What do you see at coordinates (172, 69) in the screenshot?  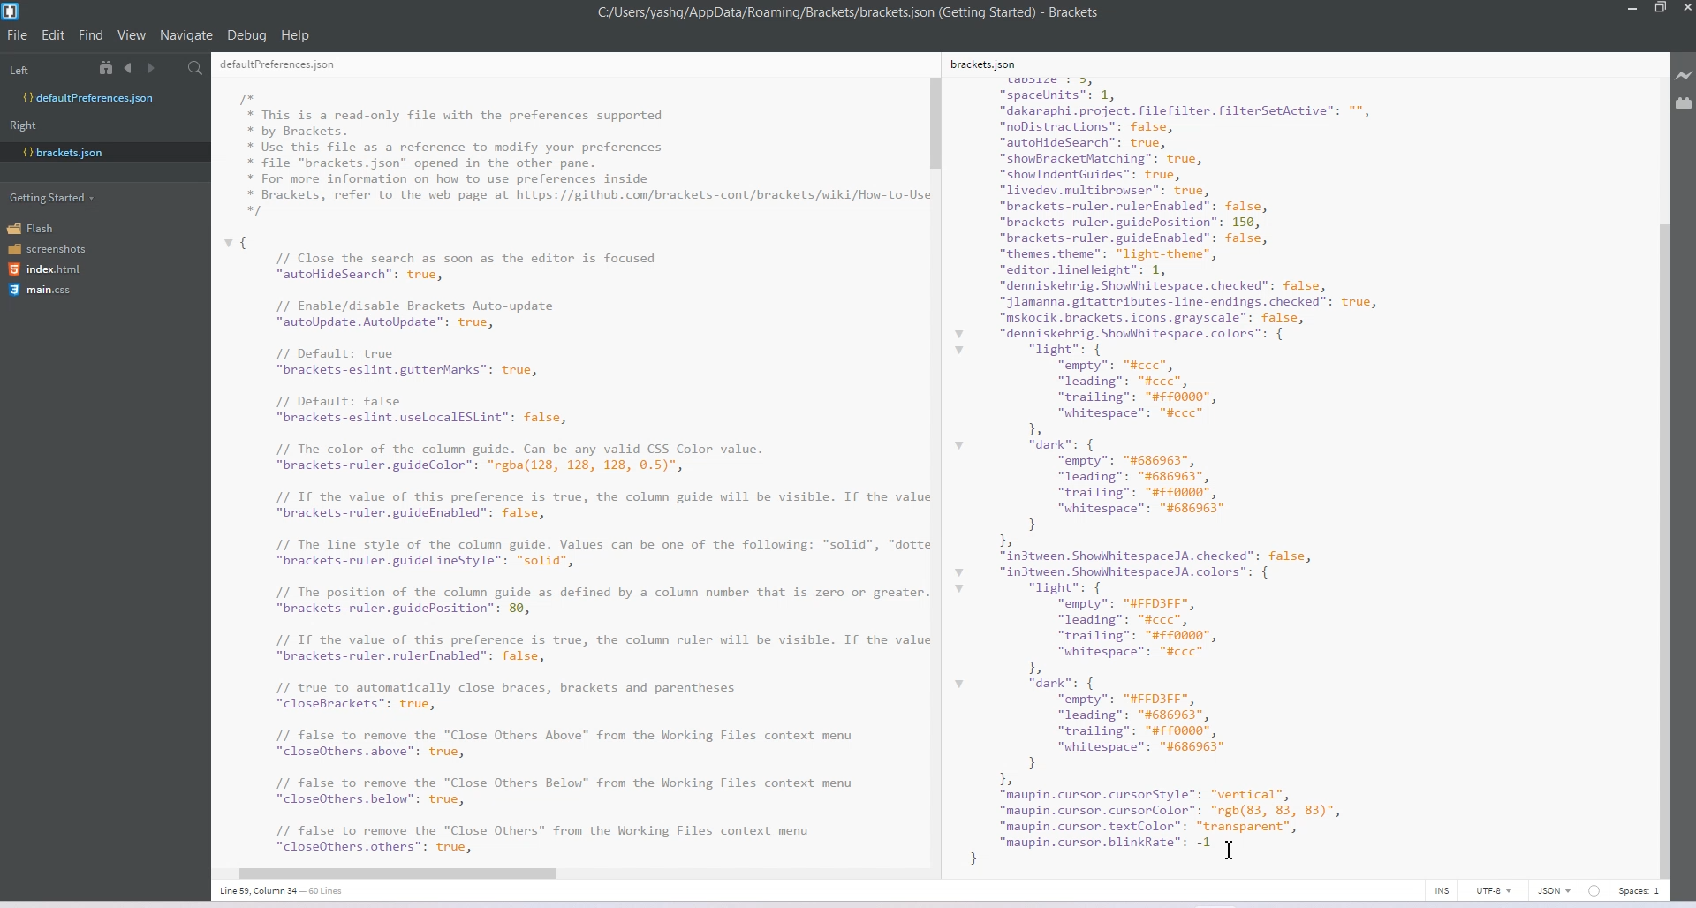 I see `Split editor vertically and Horizontally` at bounding box center [172, 69].